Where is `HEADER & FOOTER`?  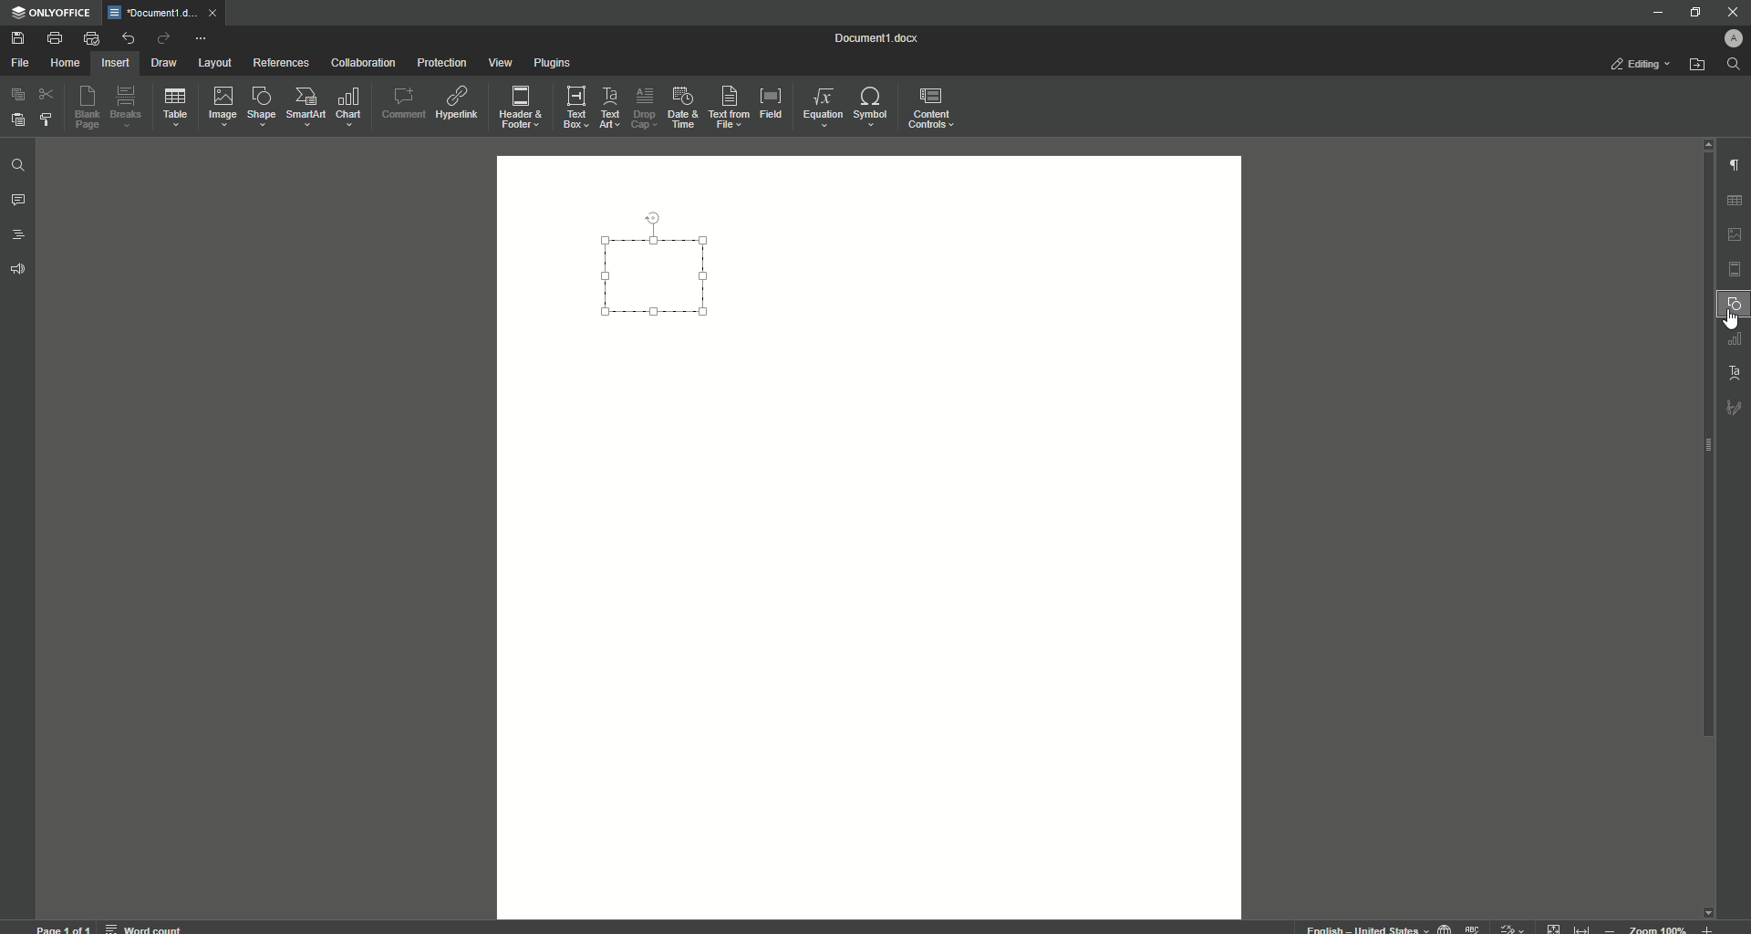
HEADER & FOOTER is located at coordinates (1735, 270).